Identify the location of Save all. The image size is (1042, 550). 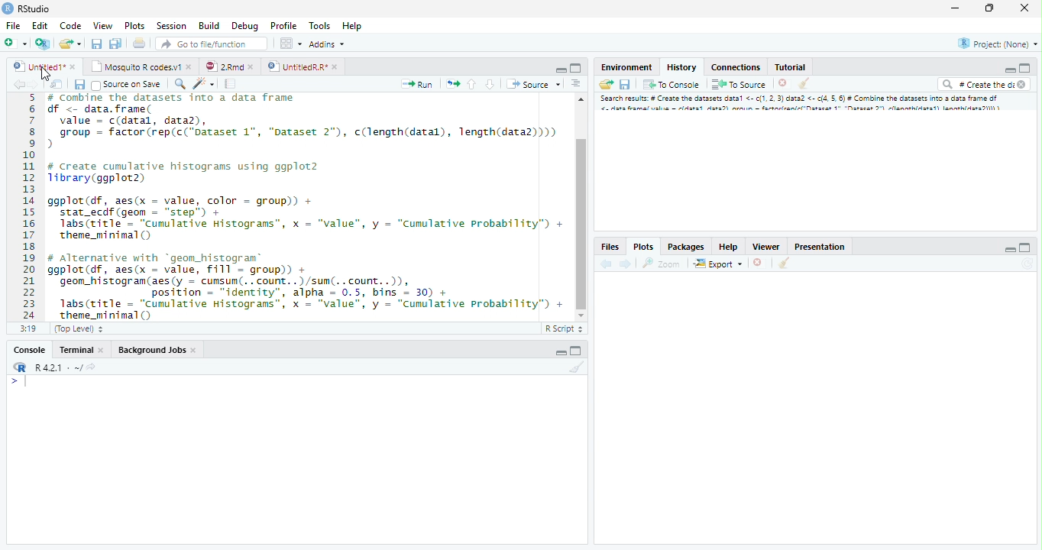
(115, 44).